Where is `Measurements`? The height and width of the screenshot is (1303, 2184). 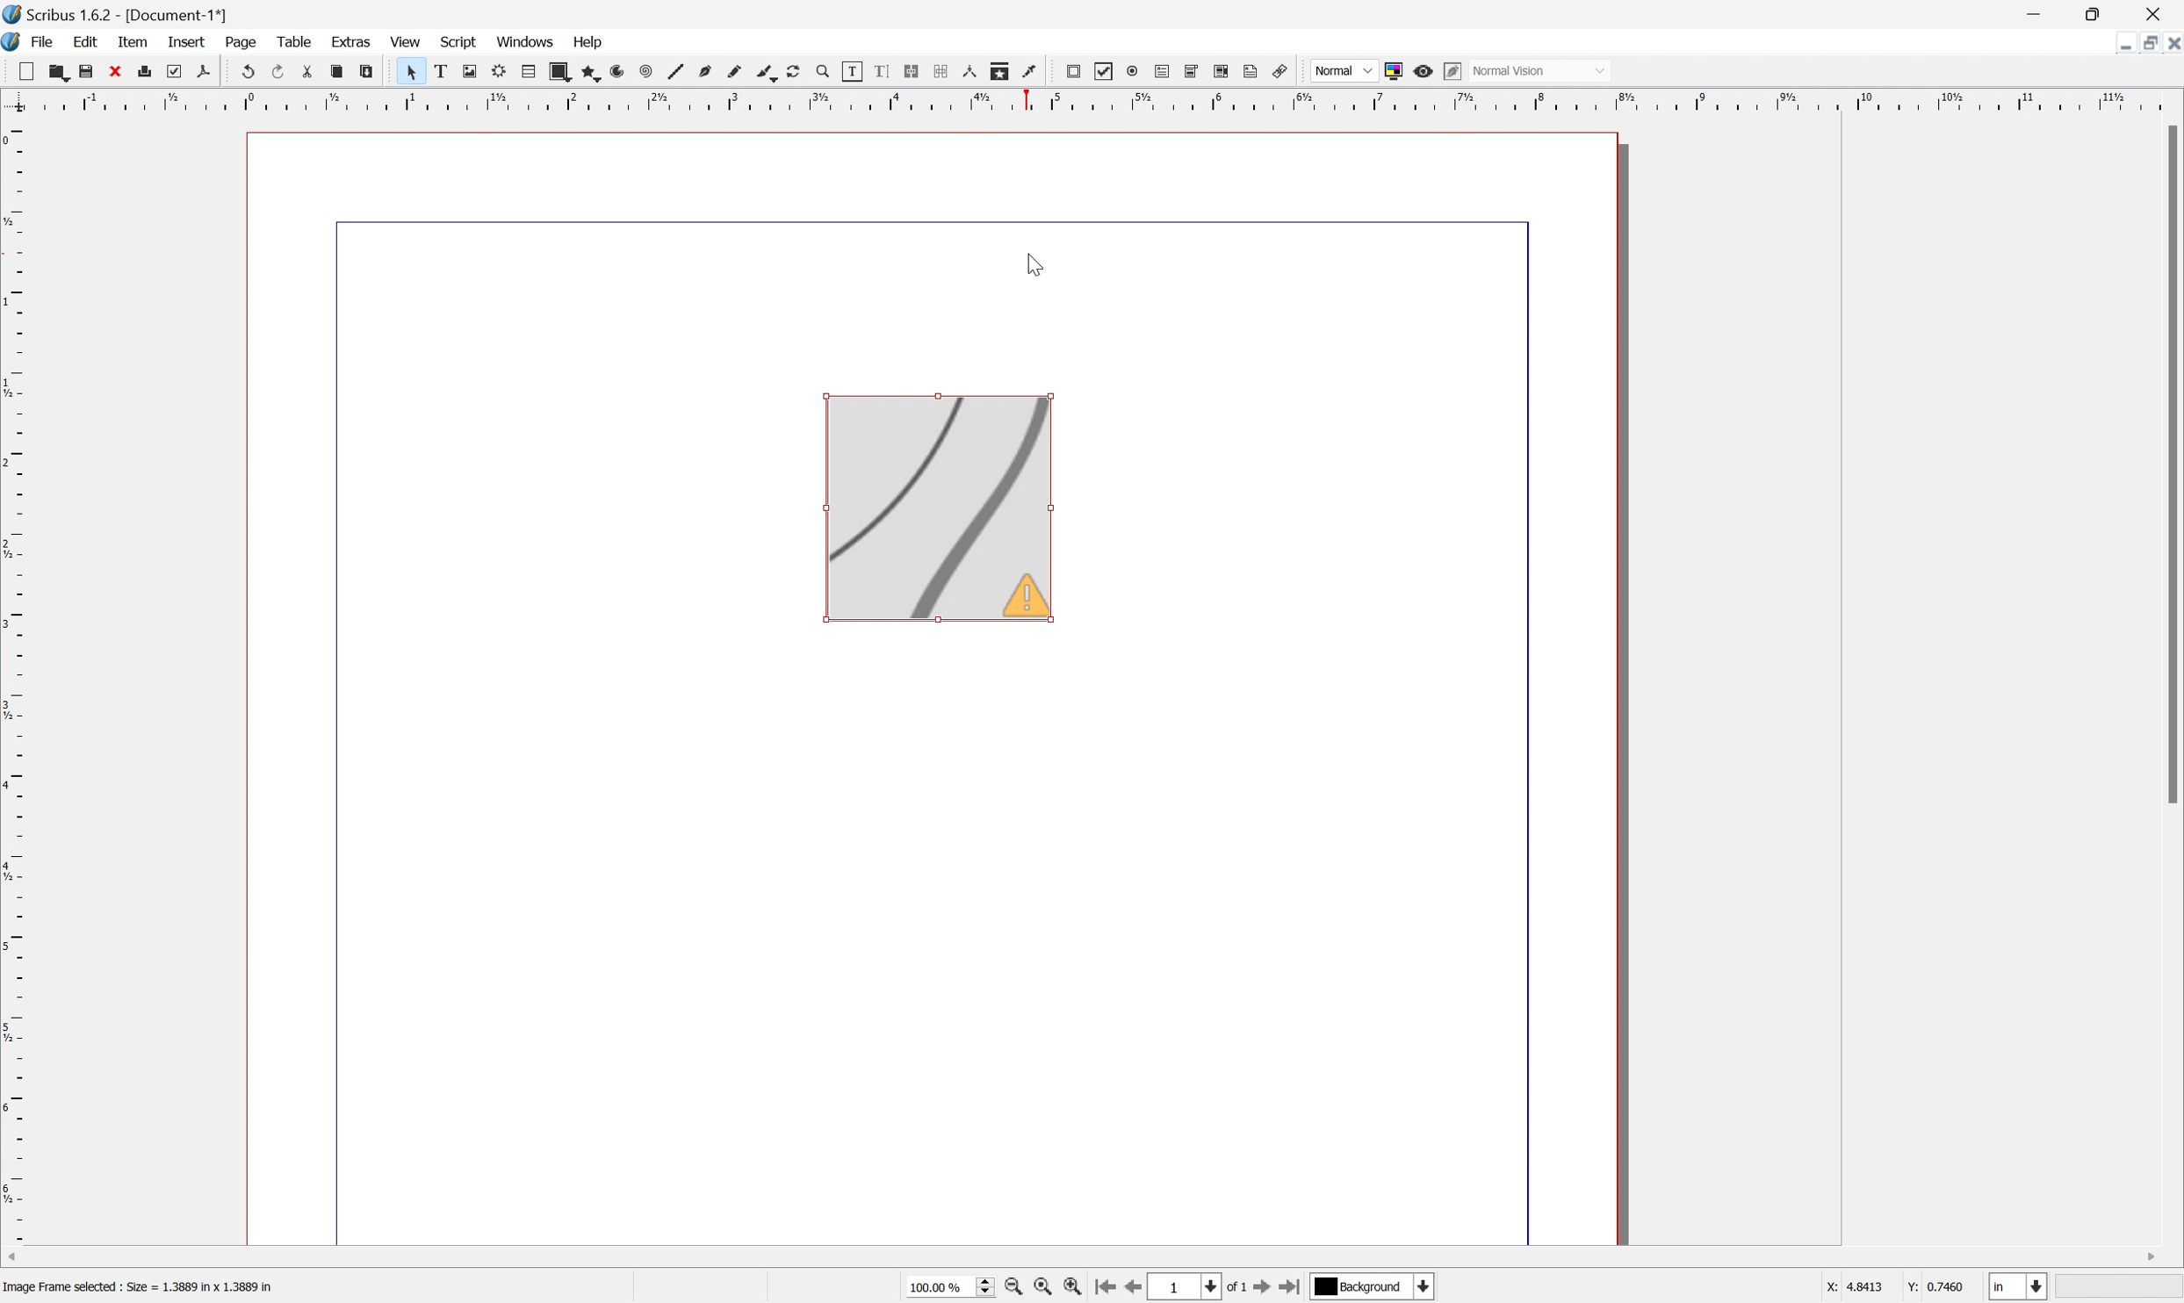
Measurements is located at coordinates (971, 73).